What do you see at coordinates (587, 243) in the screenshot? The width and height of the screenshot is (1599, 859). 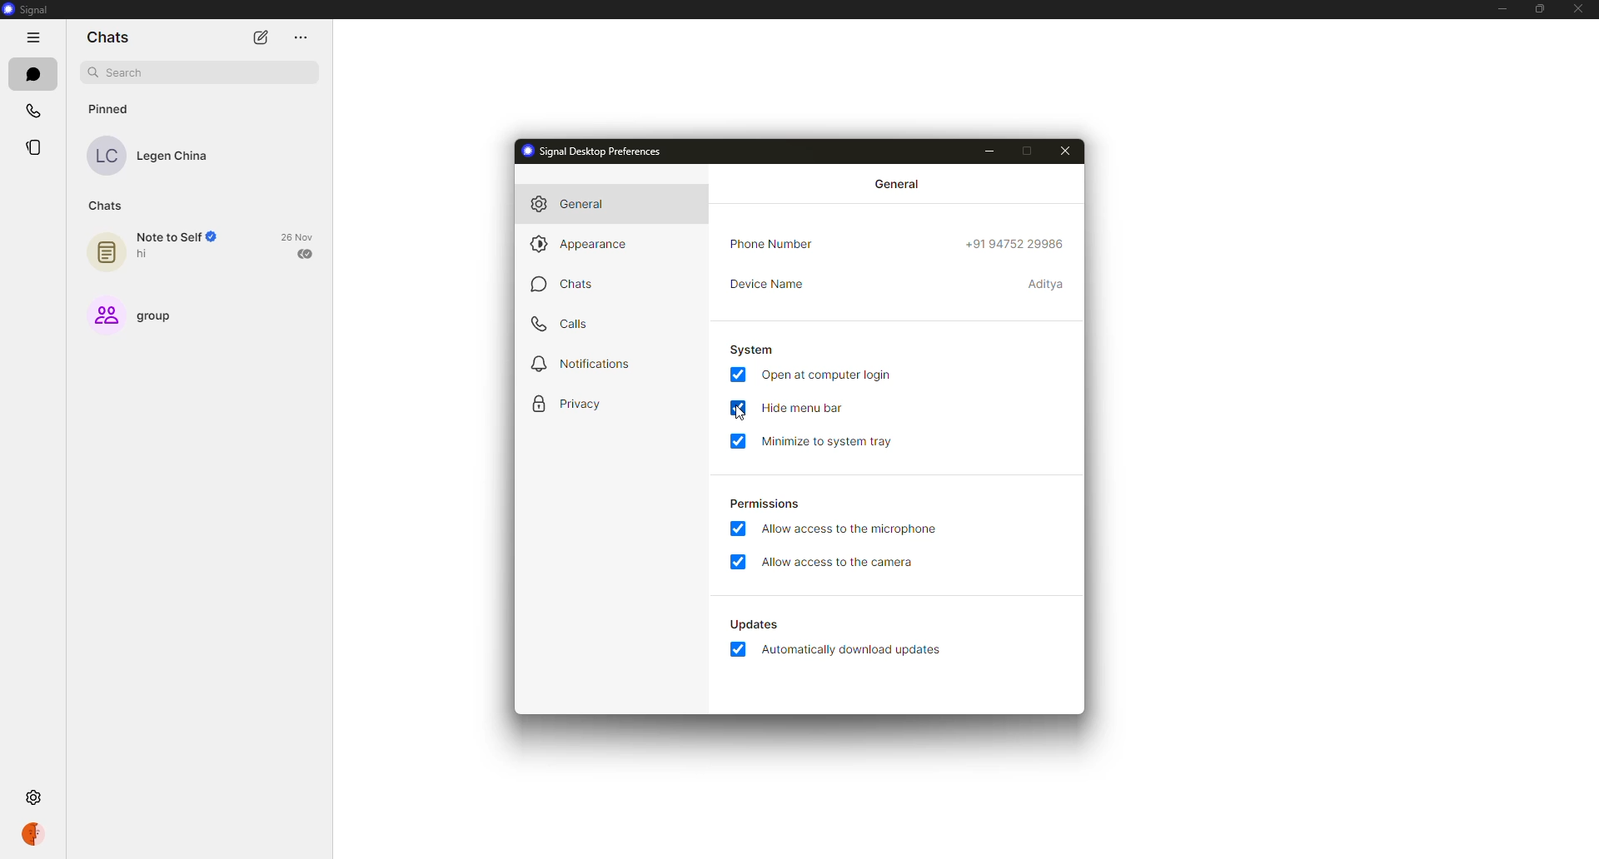 I see `appearance` at bounding box center [587, 243].